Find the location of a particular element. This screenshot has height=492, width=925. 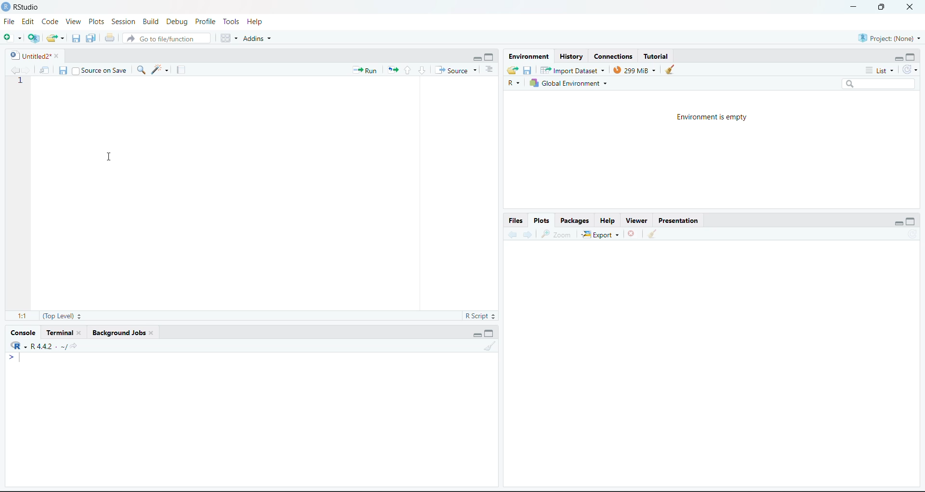

zoom is located at coordinates (555, 233).